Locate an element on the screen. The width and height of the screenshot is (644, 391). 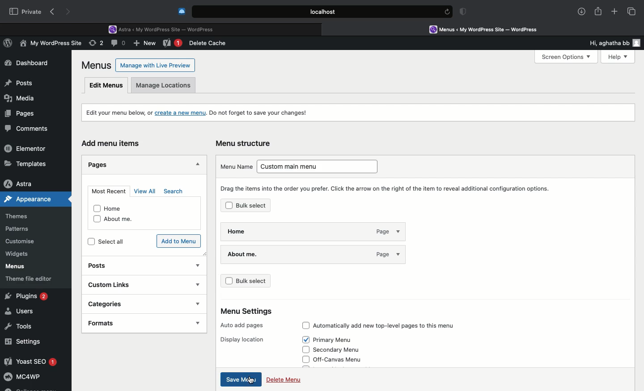
Delete cache is located at coordinates (209, 43).